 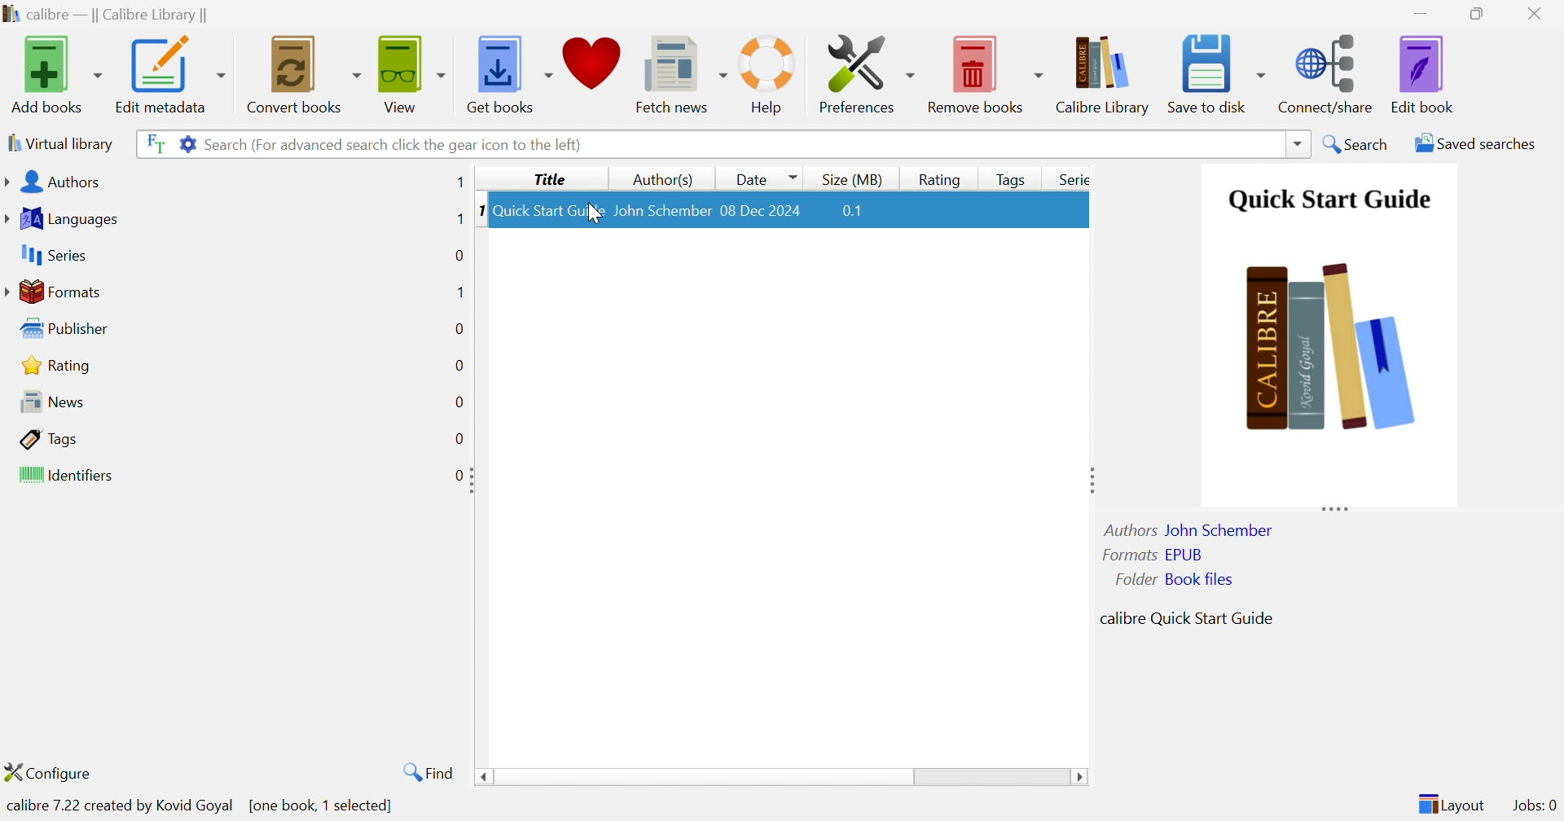 What do you see at coordinates (67, 217) in the screenshot?
I see `languages` at bounding box center [67, 217].